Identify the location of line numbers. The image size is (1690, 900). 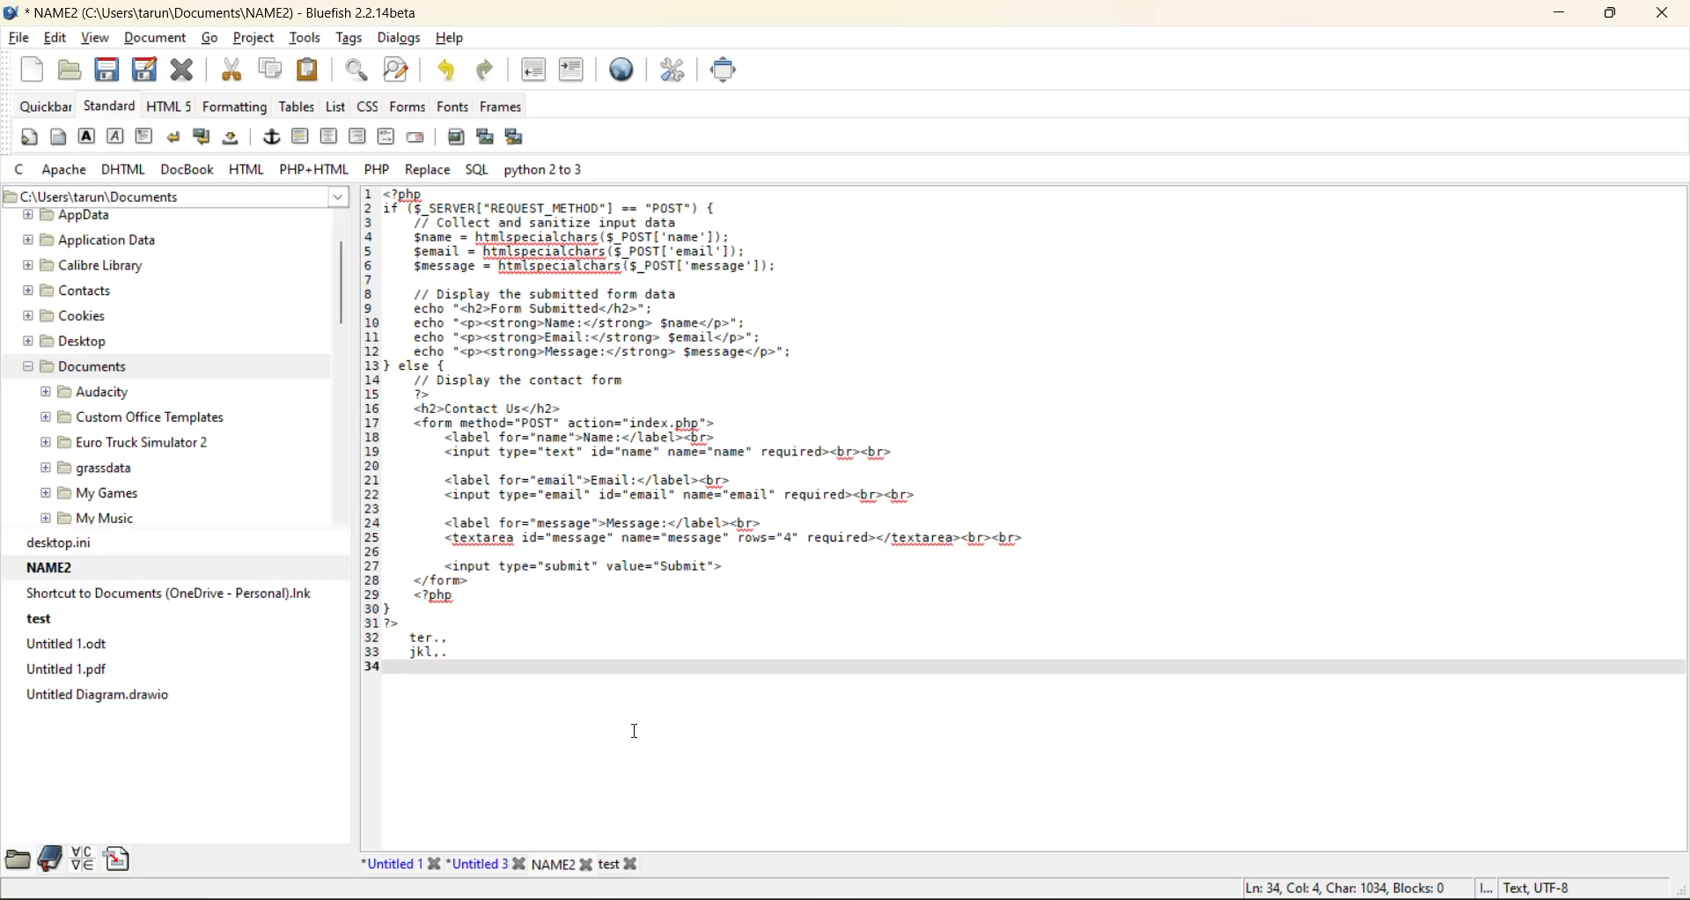
(371, 433).